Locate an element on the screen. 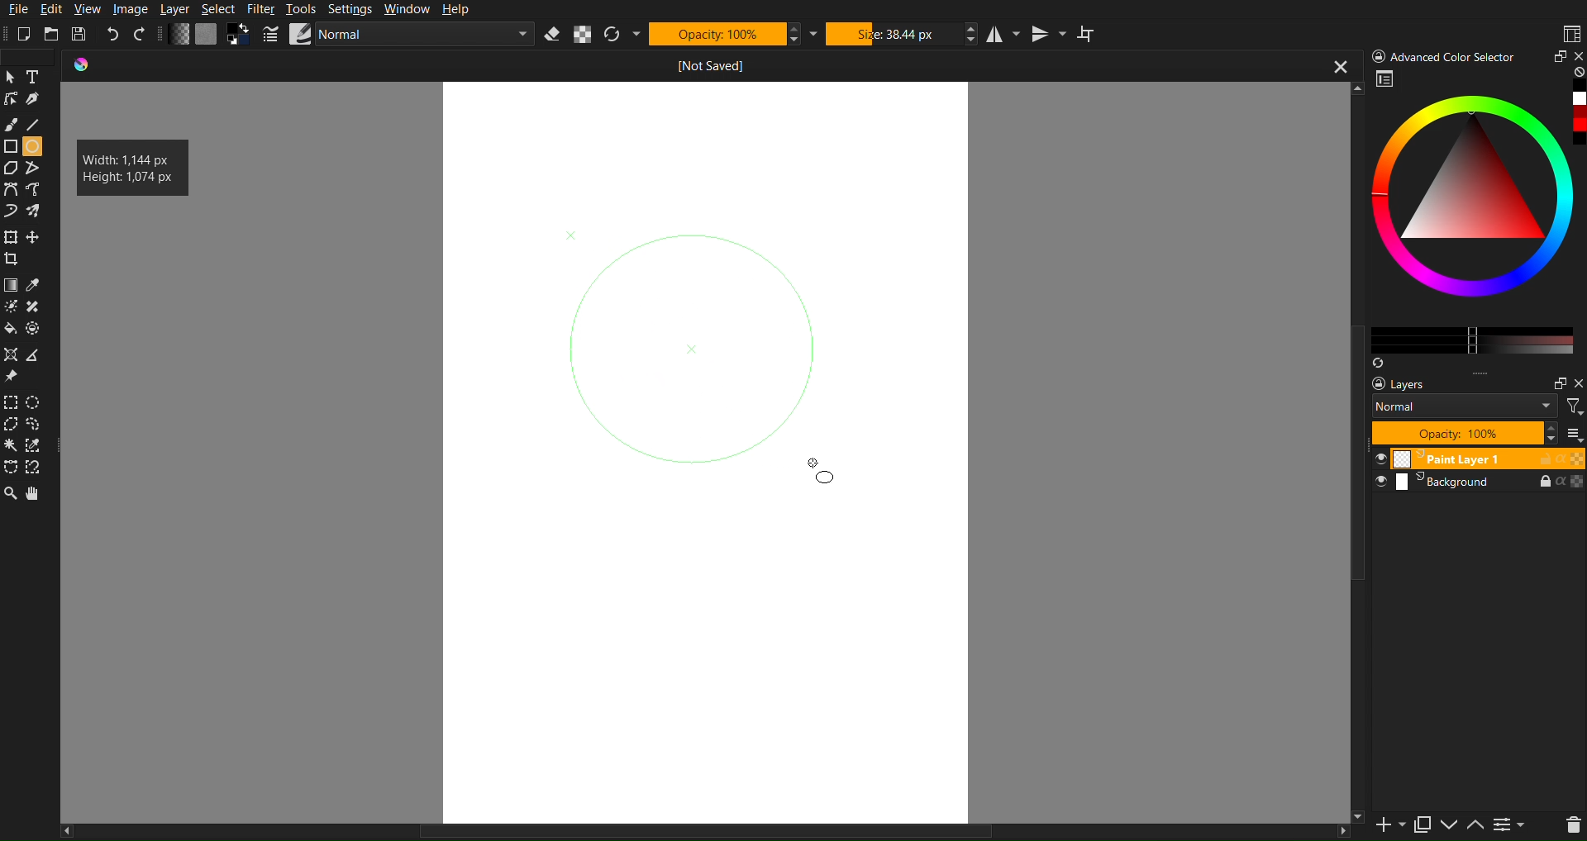 This screenshot has width=1587, height=841. Size is located at coordinates (890, 34).